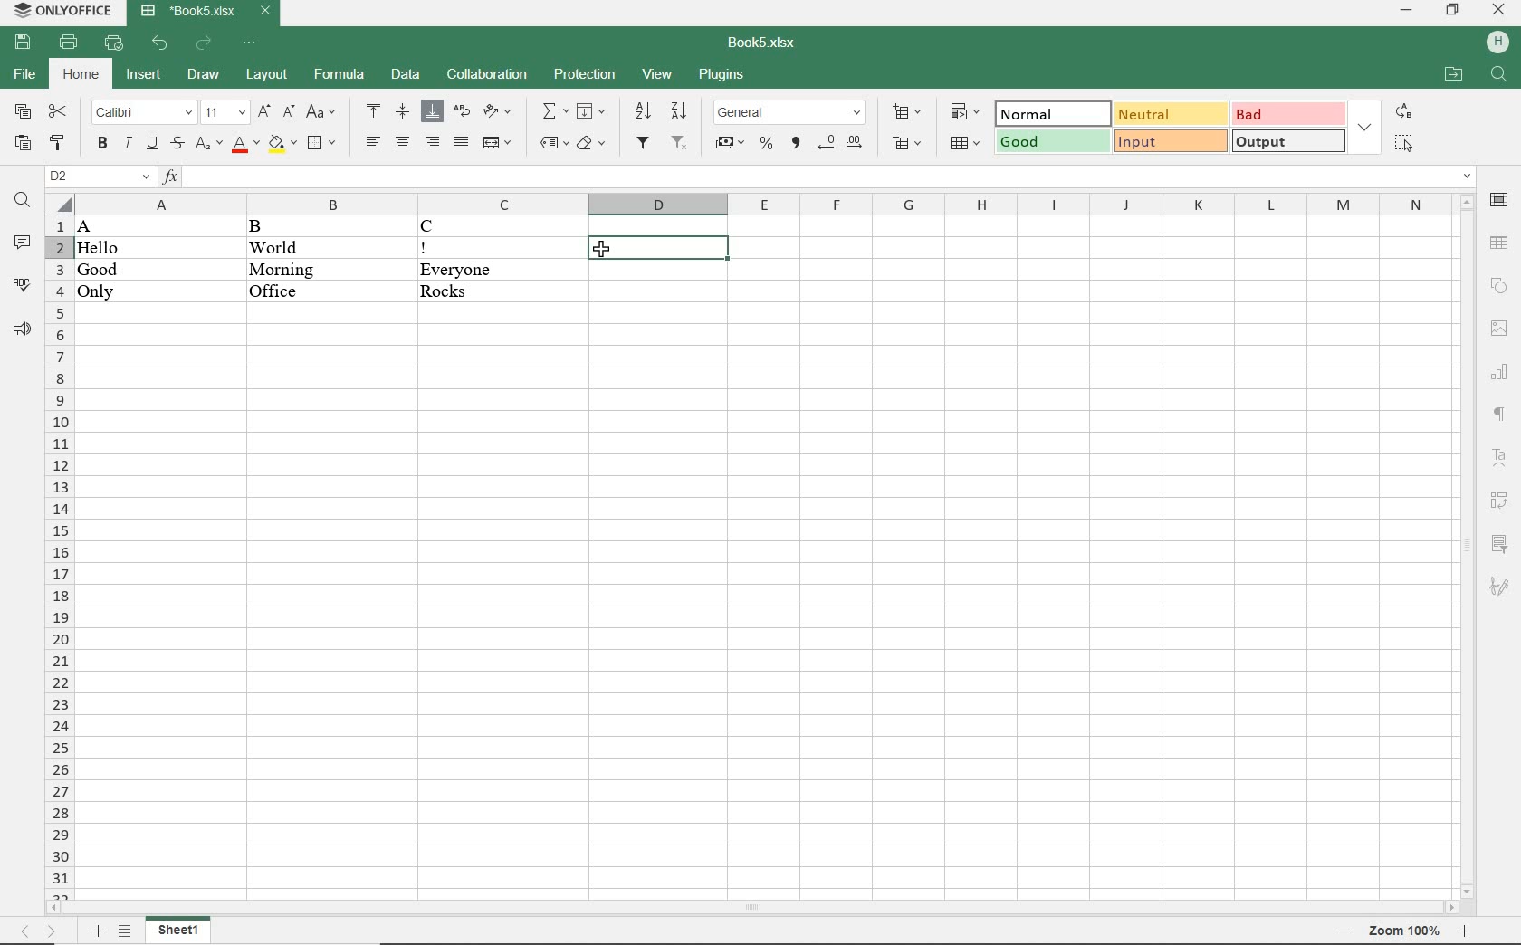 Image resolution: width=1521 pixels, height=945 pixels. What do you see at coordinates (60, 111) in the screenshot?
I see `cut` at bounding box center [60, 111].